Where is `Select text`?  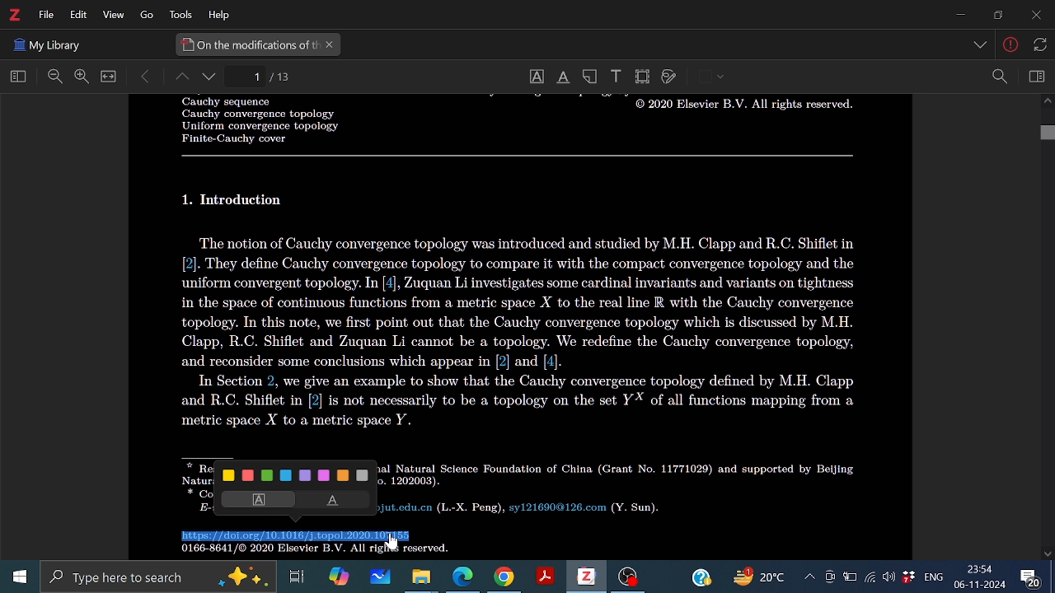
Select text is located at coordinates (536, 77).